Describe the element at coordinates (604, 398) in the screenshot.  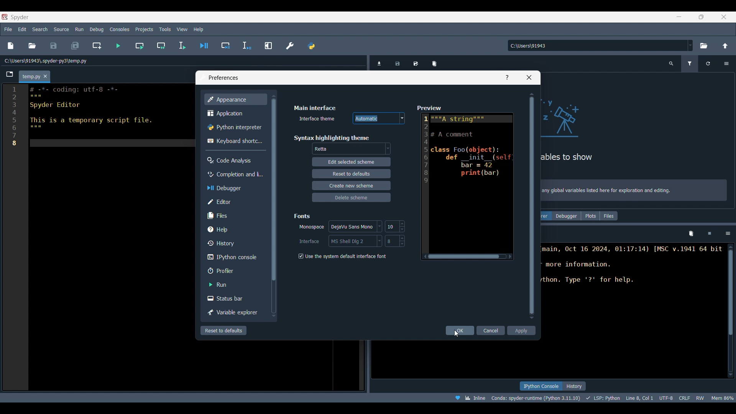
I see `programming language` at that location.